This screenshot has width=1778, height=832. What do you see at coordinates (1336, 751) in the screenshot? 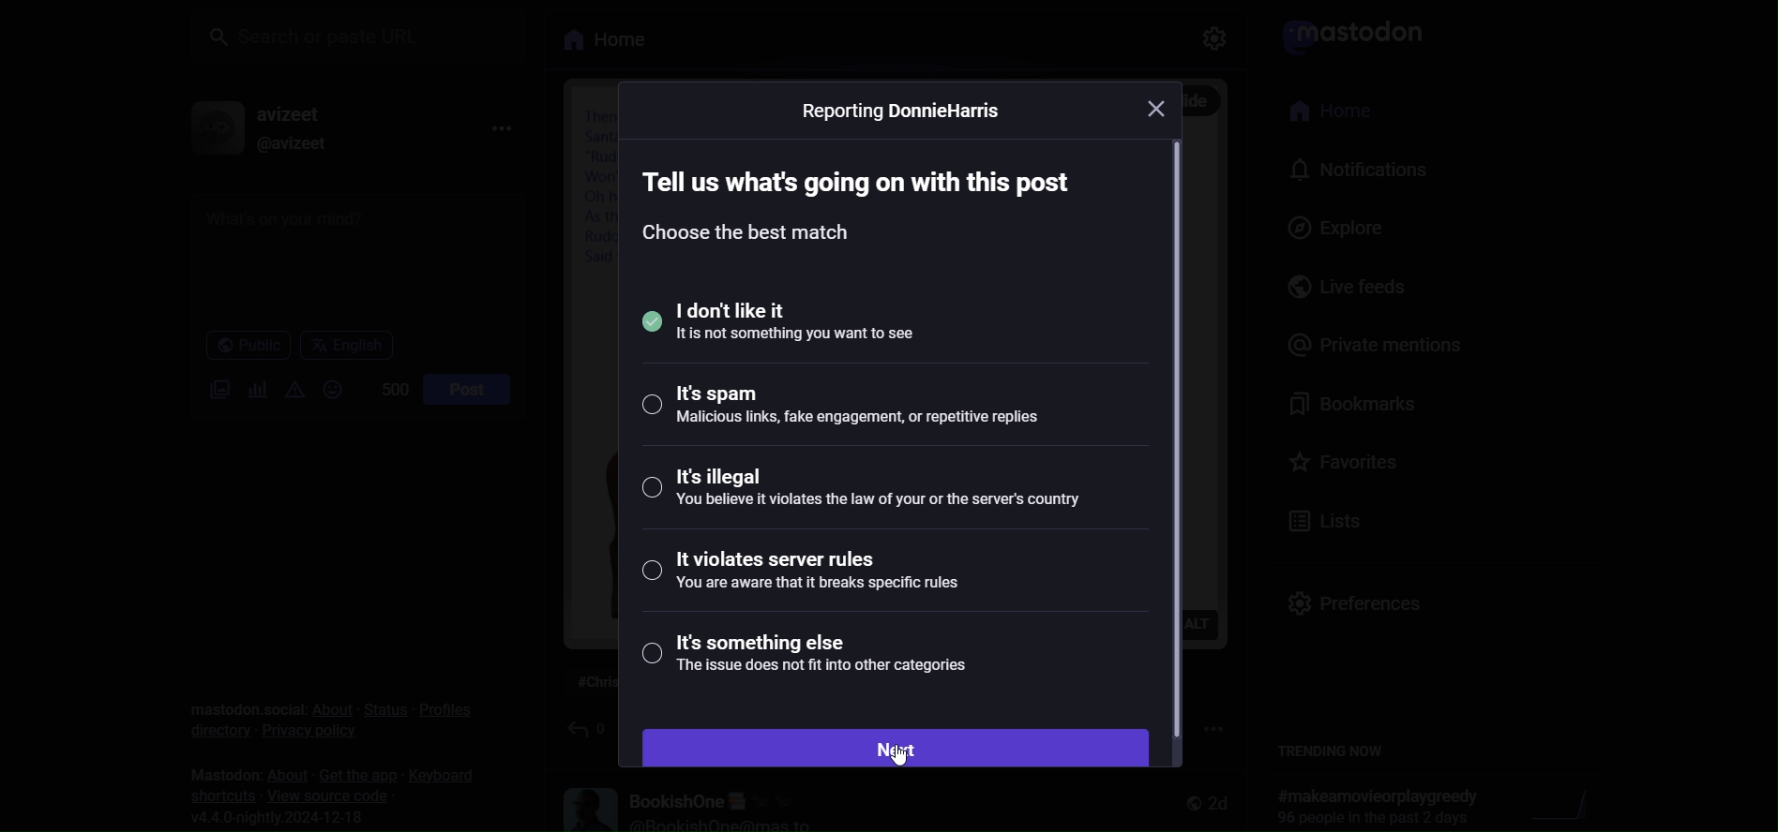
I see `trending now` at bounding box center [1336, 751].